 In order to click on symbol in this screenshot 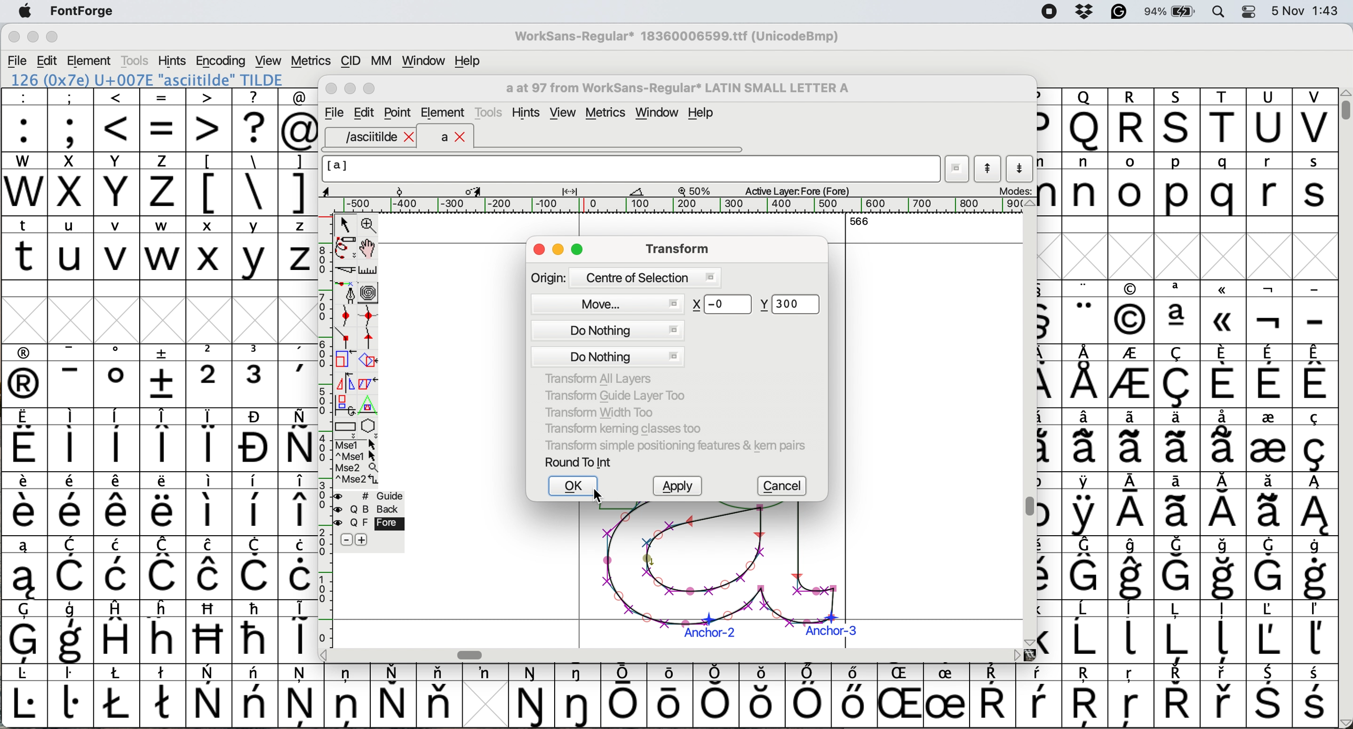, I will do `click(164, 568)`.